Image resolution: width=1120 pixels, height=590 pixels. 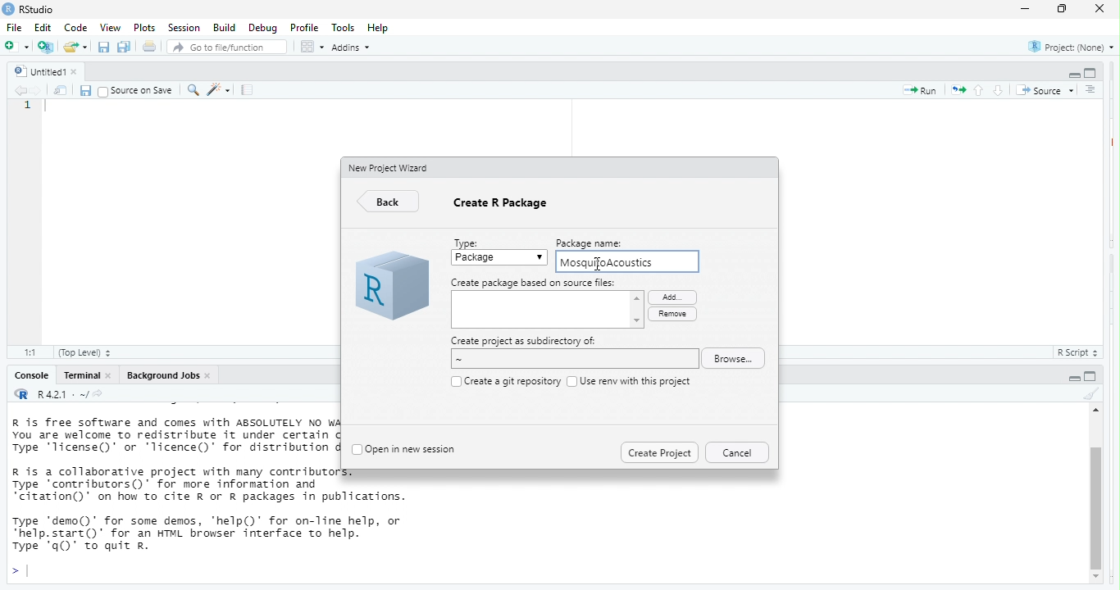 What do you see at coordinates (1094, 412) in the screenshot?
I see `scroll up` at bounding box center [1094, 412].